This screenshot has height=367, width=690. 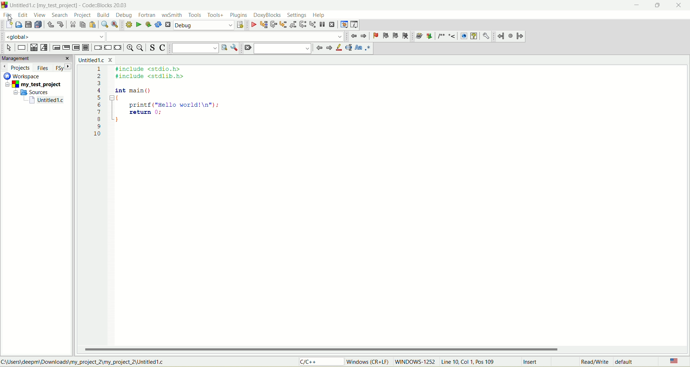 What do you see at coordinates (593, 362) in the screenshot?
I see `read/write` at bounding box center [593, 362].